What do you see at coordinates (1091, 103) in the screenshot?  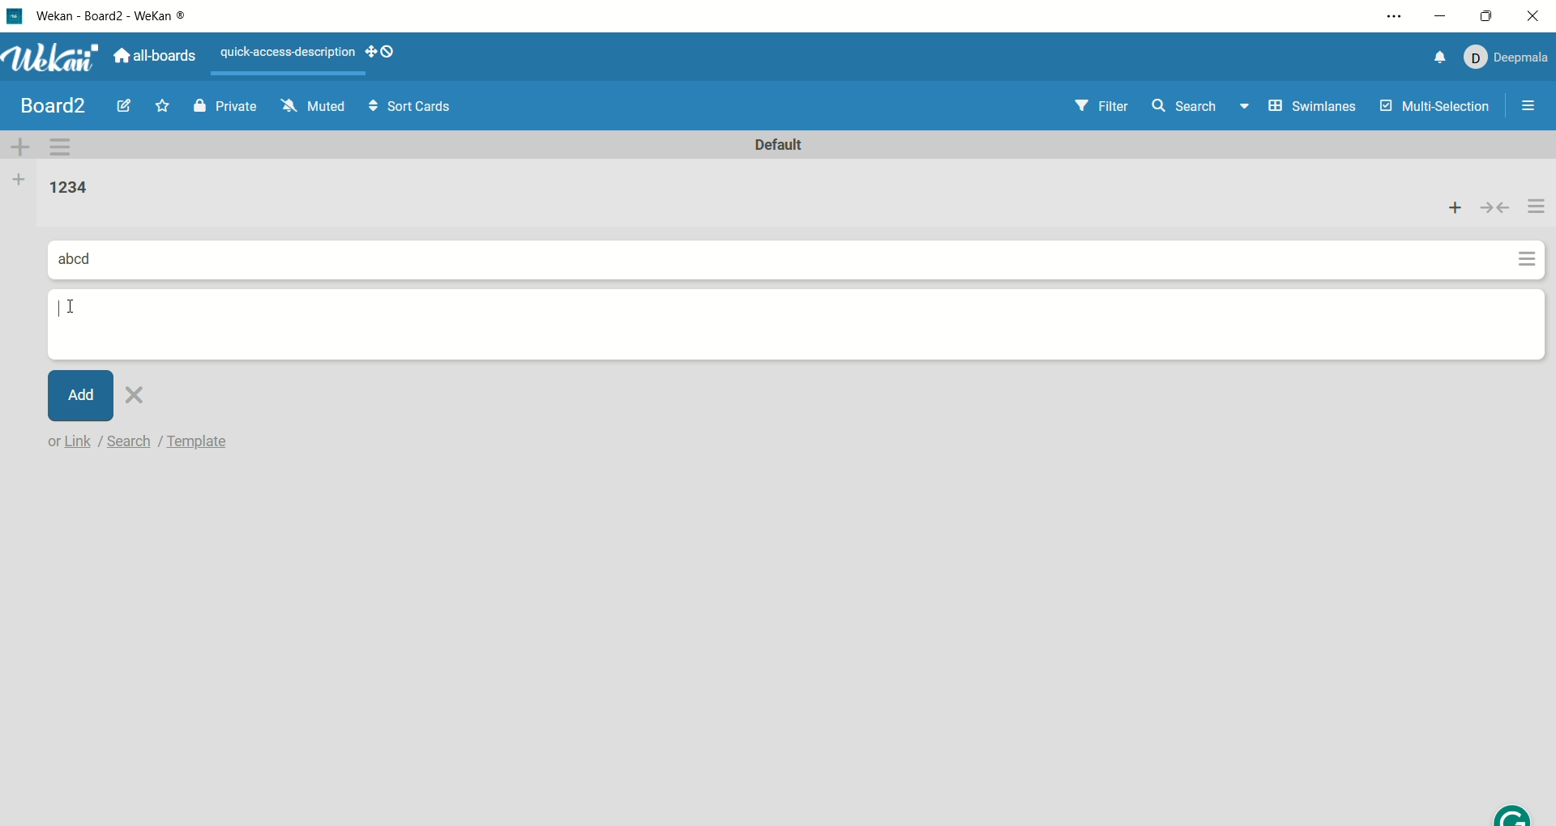 I see `filter` at bounding box center [1091, 103].